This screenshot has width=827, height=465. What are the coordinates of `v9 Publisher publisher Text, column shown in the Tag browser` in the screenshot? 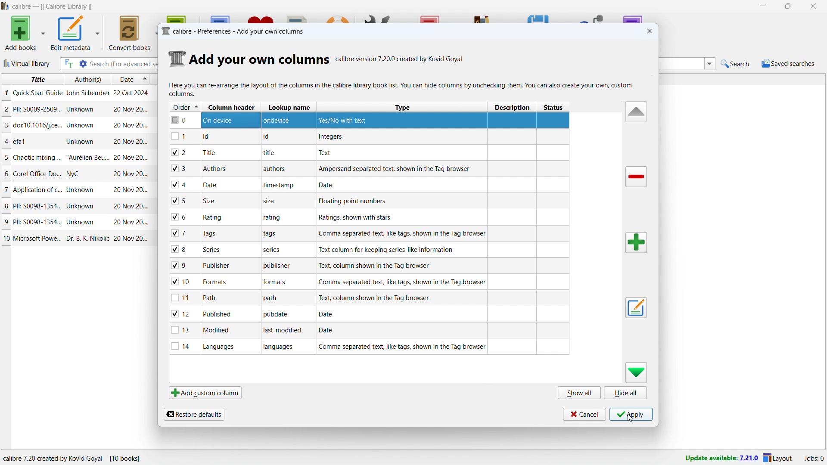 It's located at (367, 264).